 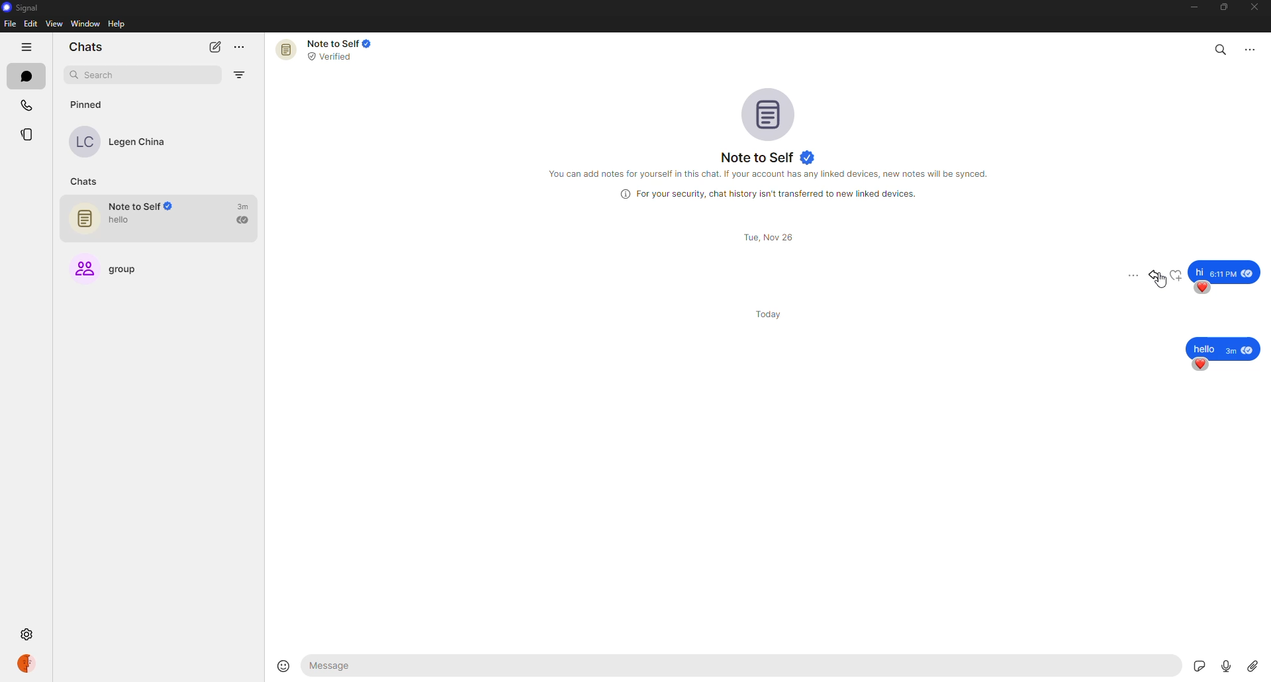 I want to click on stickers, so click(x=1190, y=663).